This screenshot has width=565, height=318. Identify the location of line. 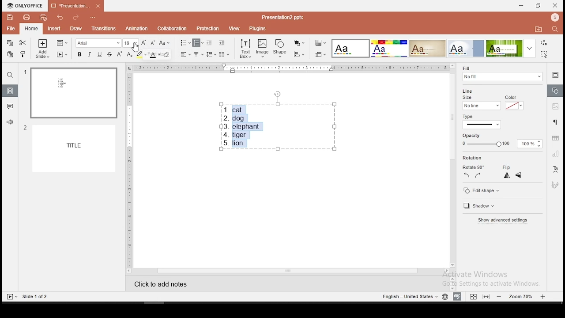
(471, 89).